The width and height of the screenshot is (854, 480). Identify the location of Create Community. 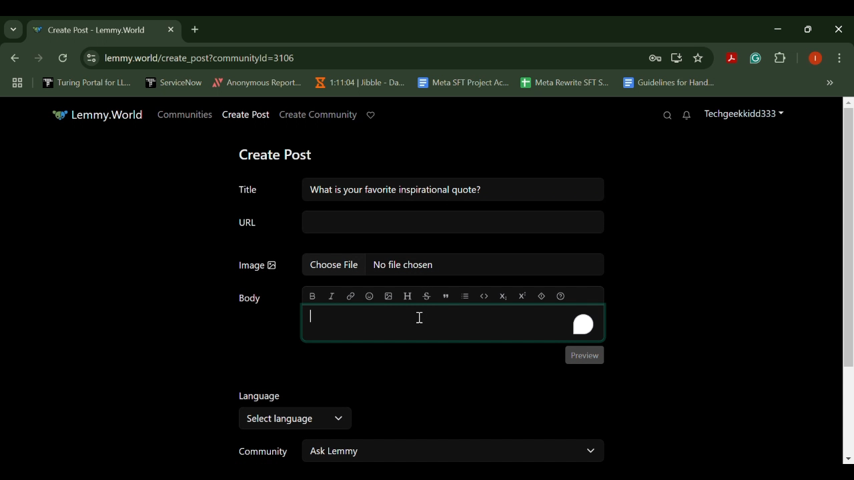
(317, 115).